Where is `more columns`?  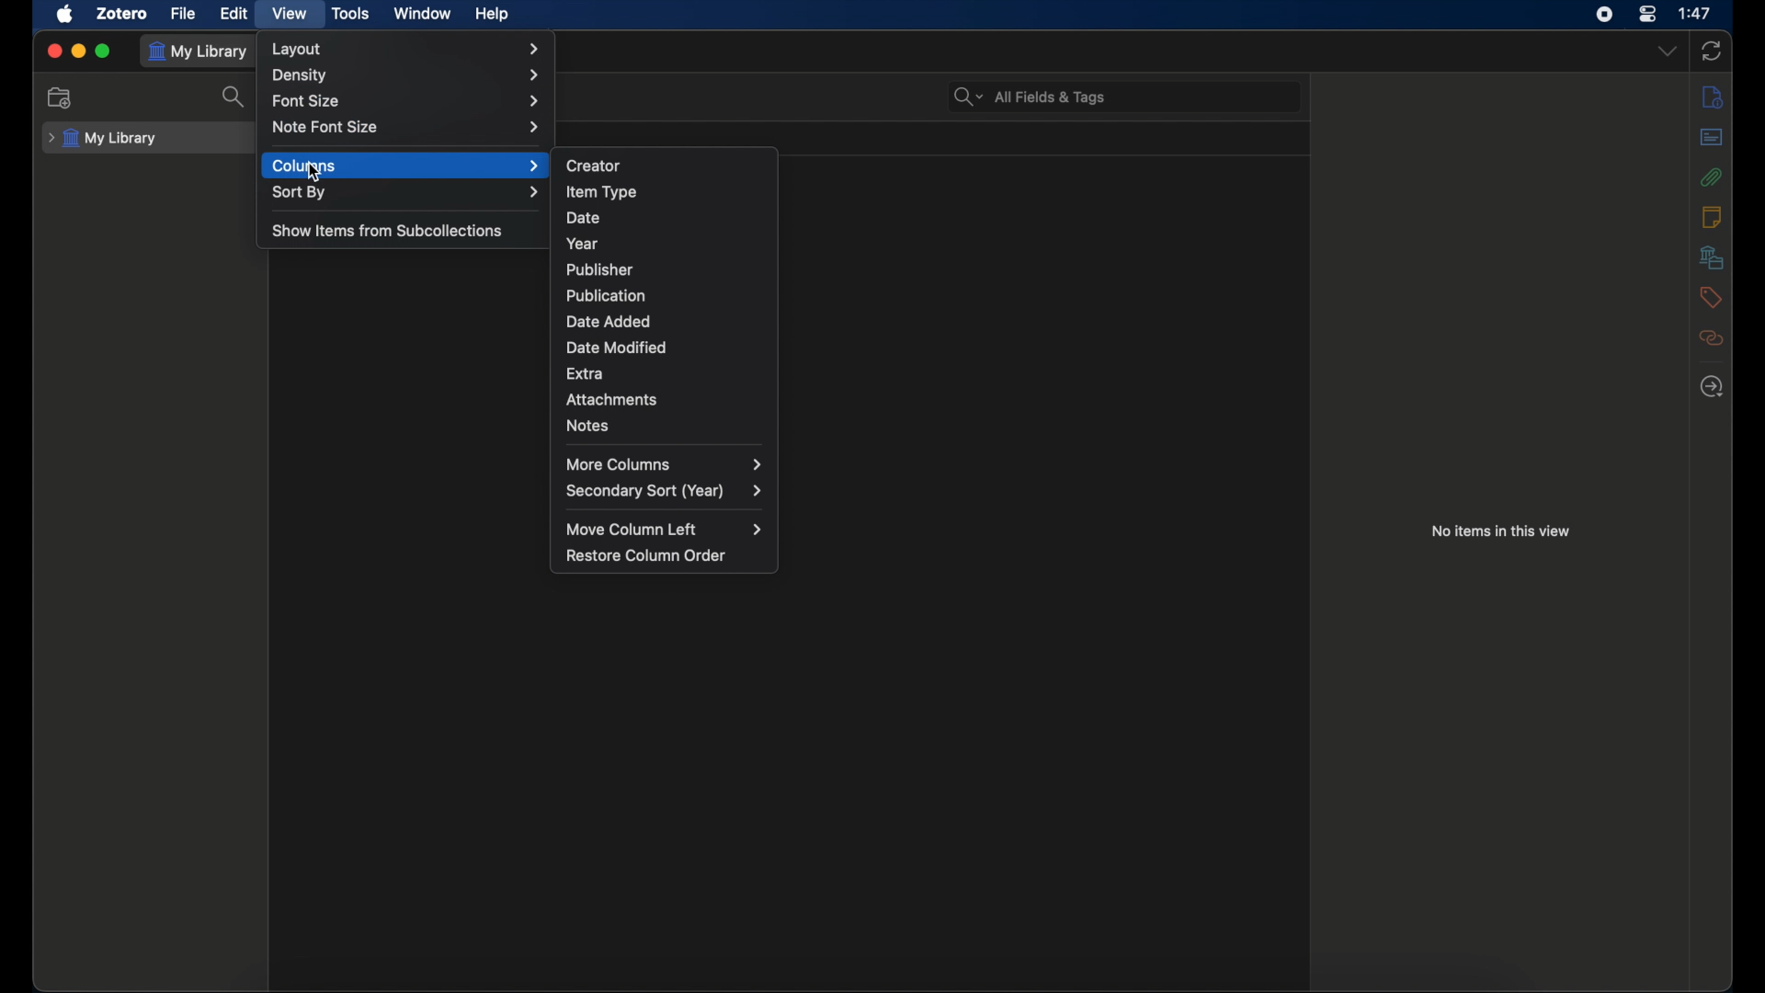
more columns is located at coordinates (664, 462).